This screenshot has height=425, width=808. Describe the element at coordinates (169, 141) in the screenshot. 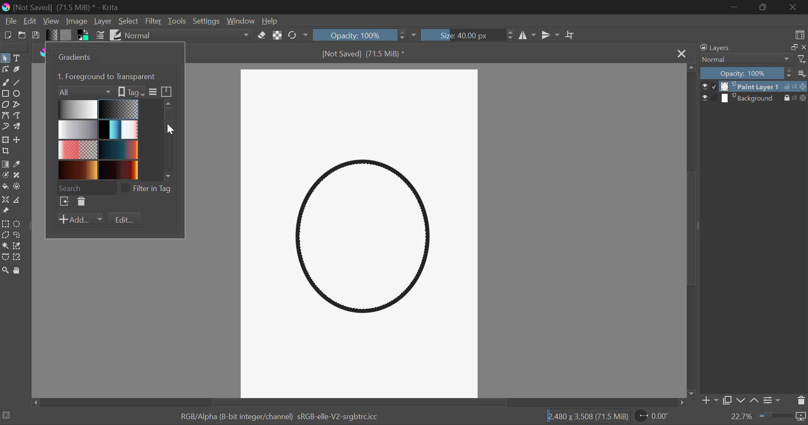

I see `scroll bar` at that location.